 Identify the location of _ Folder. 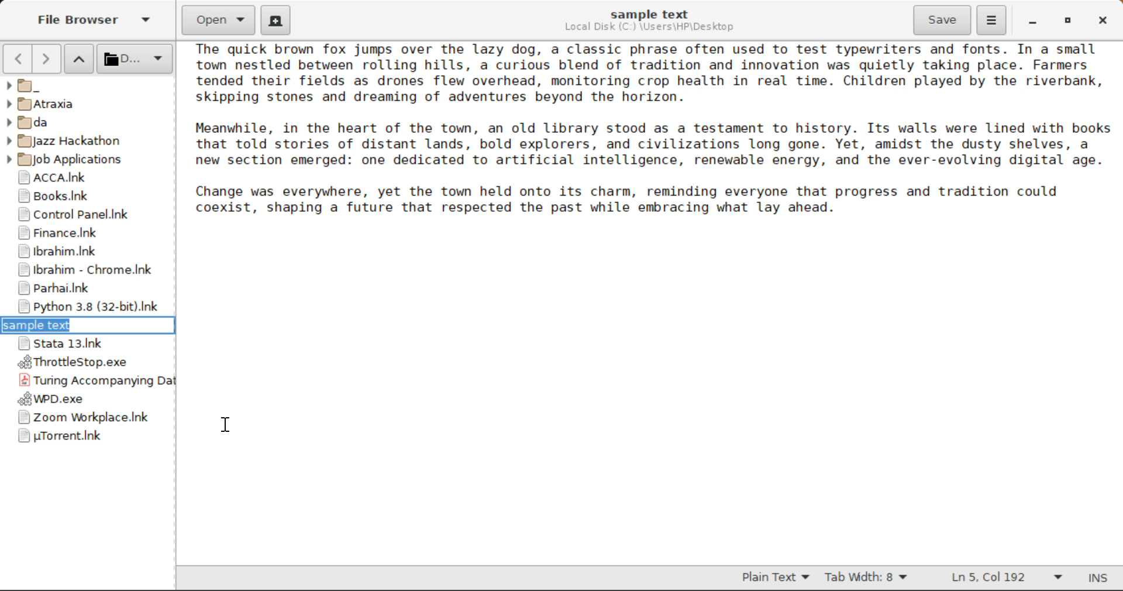
(85, 85).